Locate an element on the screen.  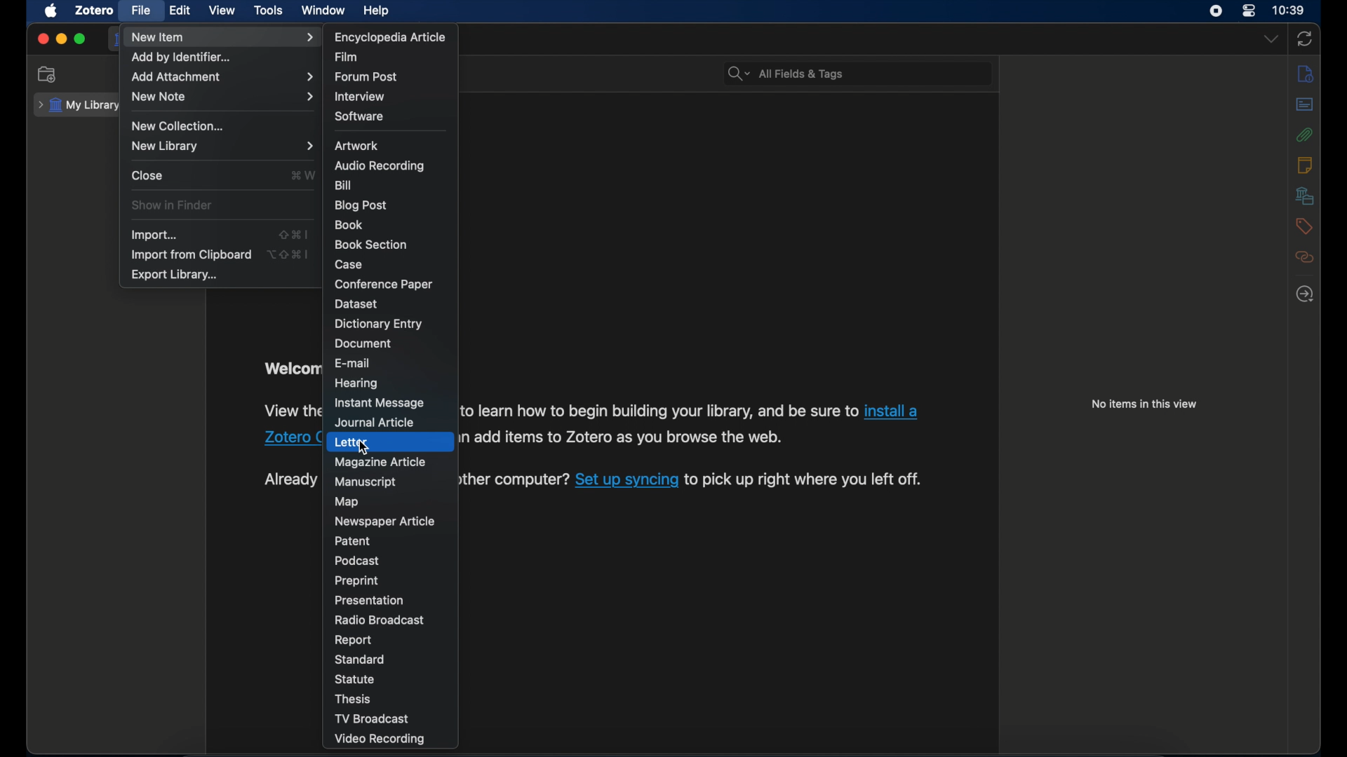
software is located at coordinates (361, 116).